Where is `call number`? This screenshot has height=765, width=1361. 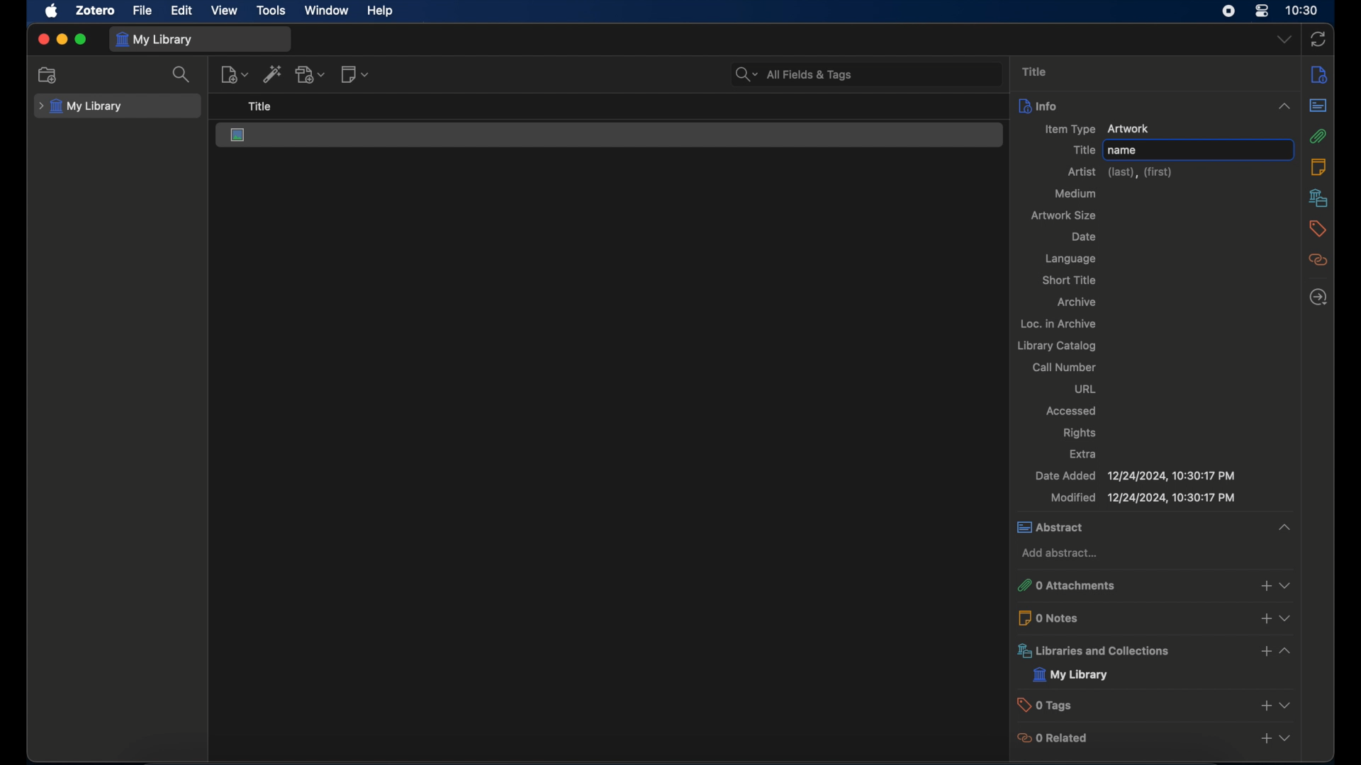
call number is located at coordinates (1064, 368).